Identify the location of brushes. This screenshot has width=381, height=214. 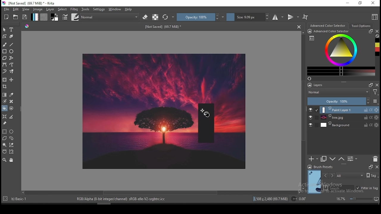
(75, 17).